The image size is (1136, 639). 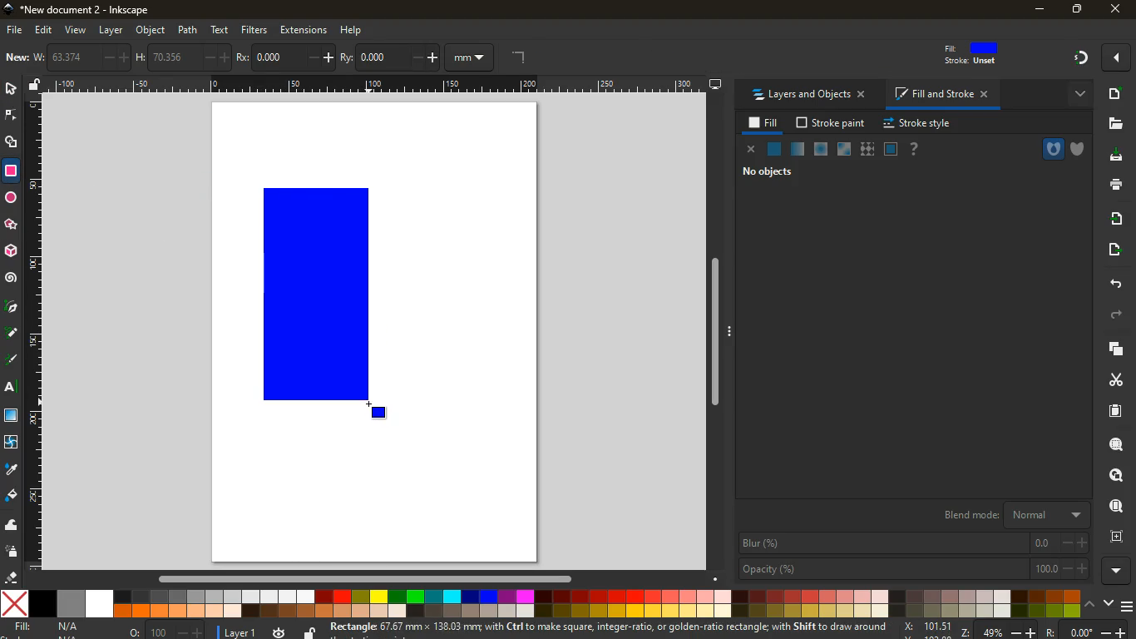 What do you see at coordinates (1111, 250) in the screenshot?
I see `send` at bounding box center [1111, 250].